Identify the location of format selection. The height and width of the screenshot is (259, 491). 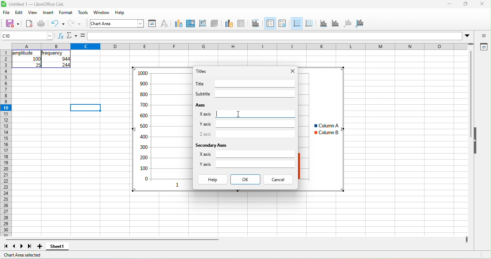
(152, 24).